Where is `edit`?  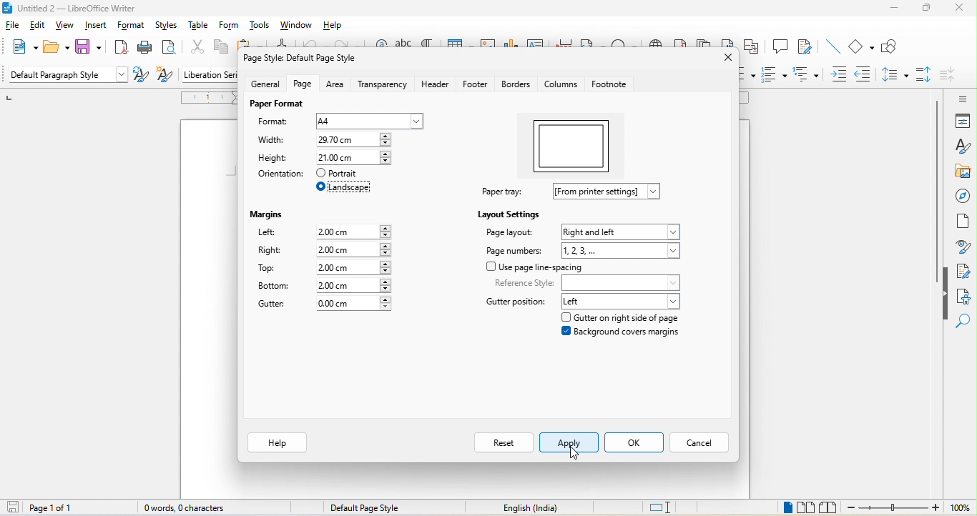 edit is located at coordinates (40, 27).